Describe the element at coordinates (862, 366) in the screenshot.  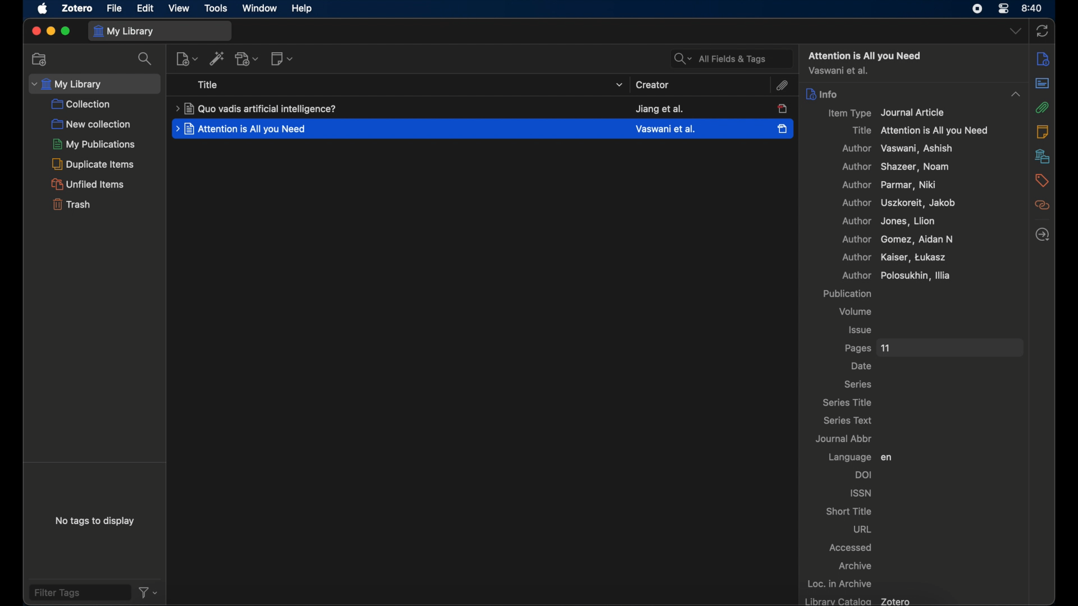
I see `date` at that location.